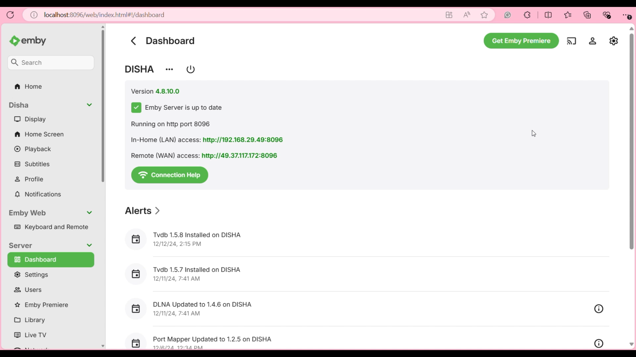 The image size is (636, 357). I want to click on Read aloud page, so click(467, 15).